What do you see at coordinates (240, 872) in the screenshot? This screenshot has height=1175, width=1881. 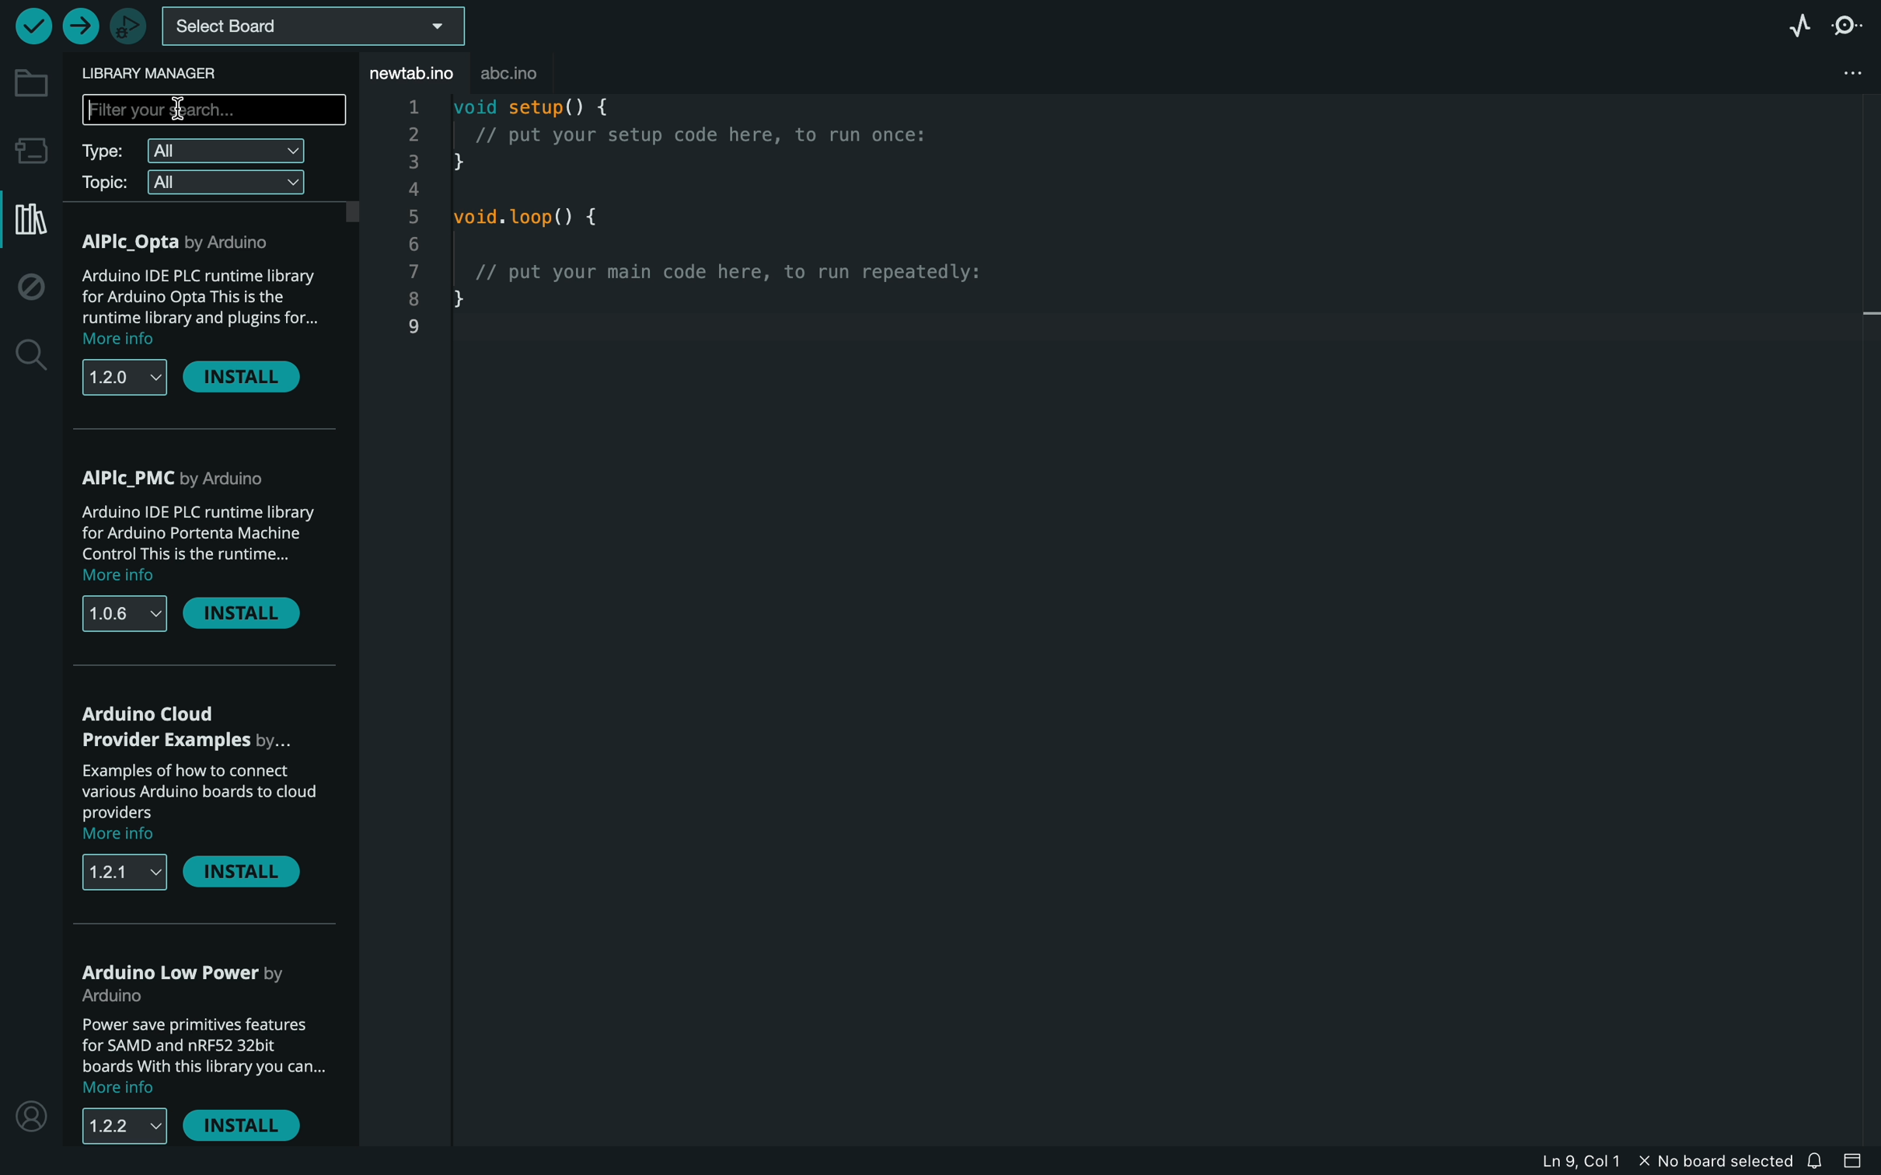 I see `install` at bounding box center [240, 872].